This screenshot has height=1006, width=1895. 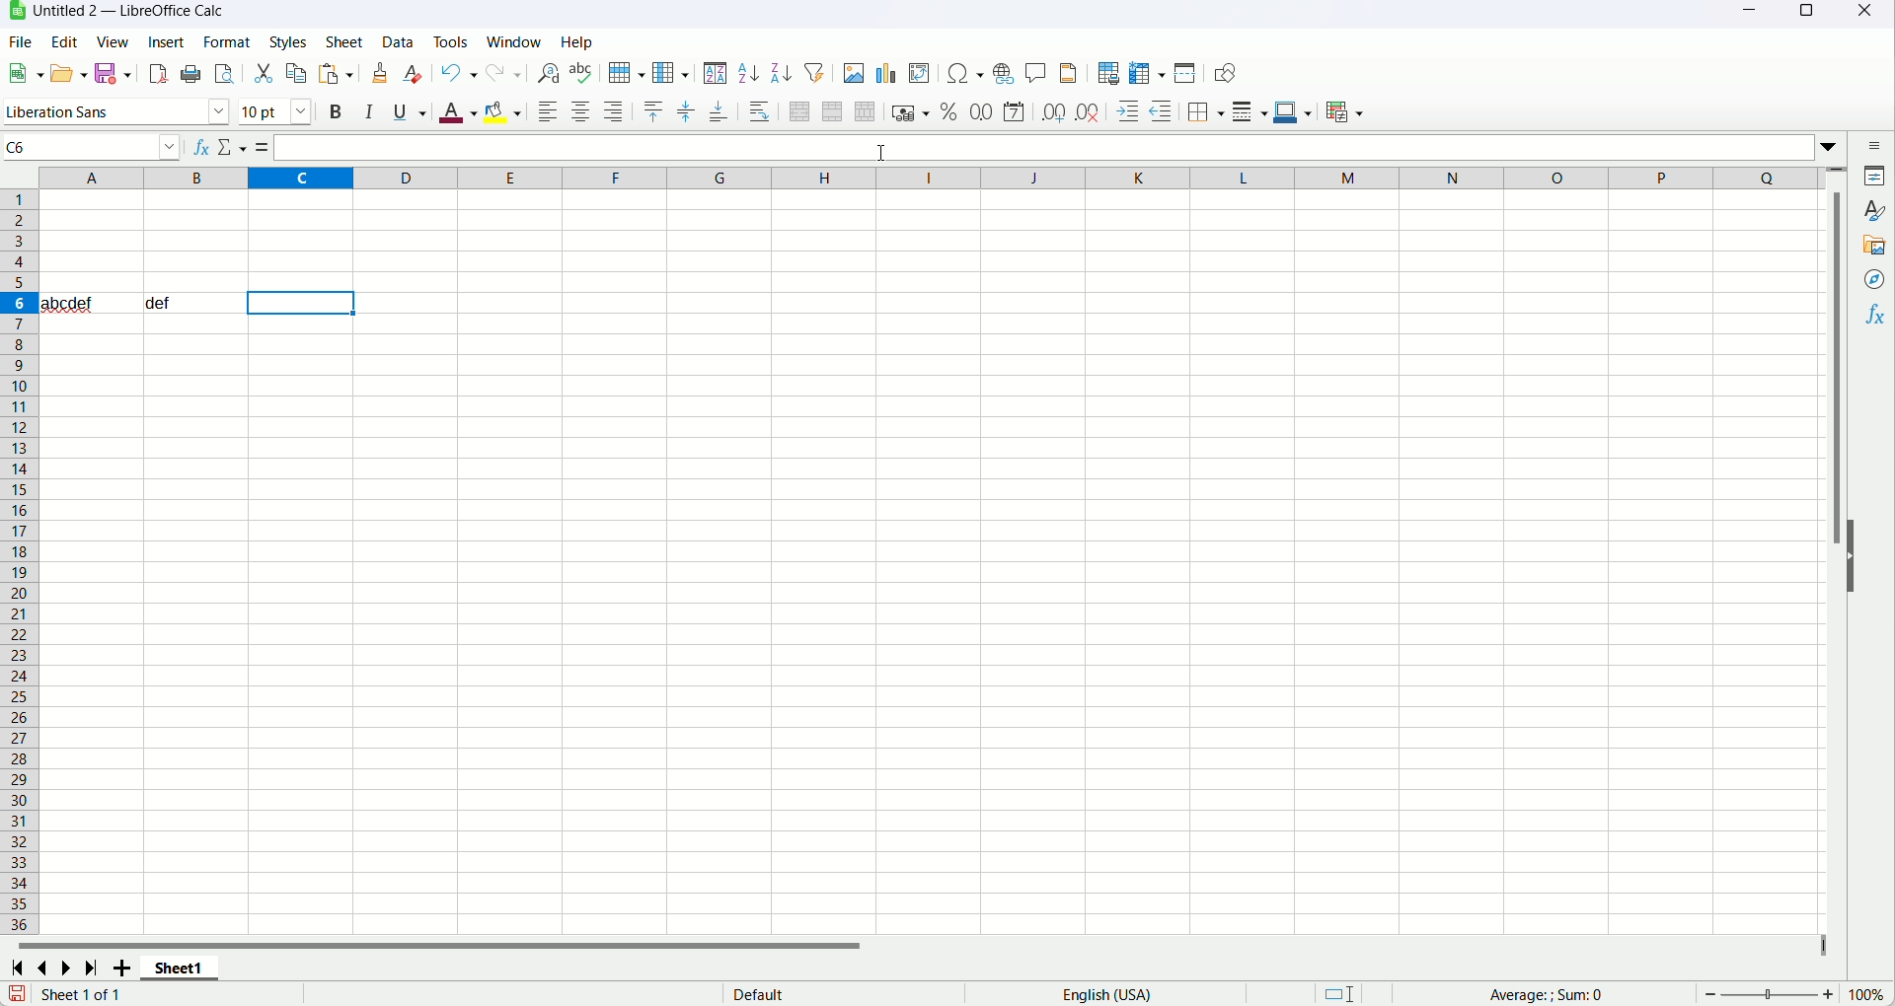 What do you see at coordinates (19, 562) in the screenshot?
I see `rows` at bounding box center [19, 562].